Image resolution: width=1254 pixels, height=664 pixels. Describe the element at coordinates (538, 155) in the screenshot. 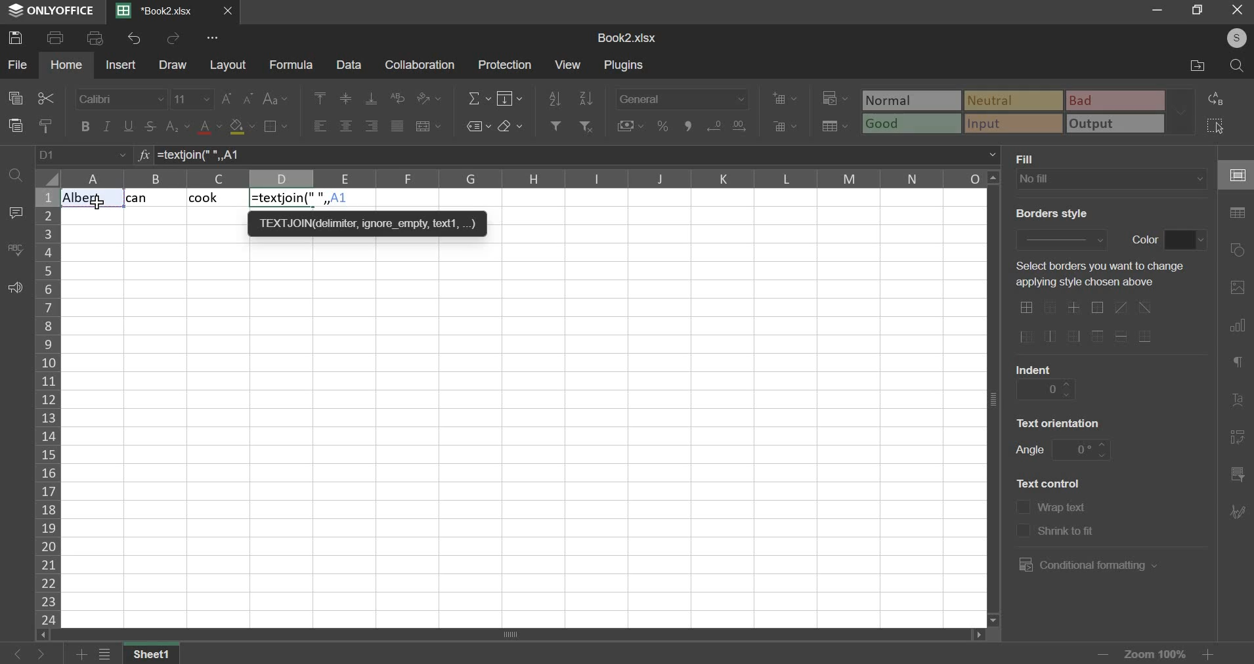

I see `=textjoin(" ", A1` at that location.